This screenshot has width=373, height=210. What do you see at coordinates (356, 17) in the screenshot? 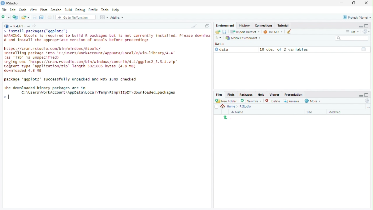
I see `Currently selected project - None` at bounding box center [356, 17].